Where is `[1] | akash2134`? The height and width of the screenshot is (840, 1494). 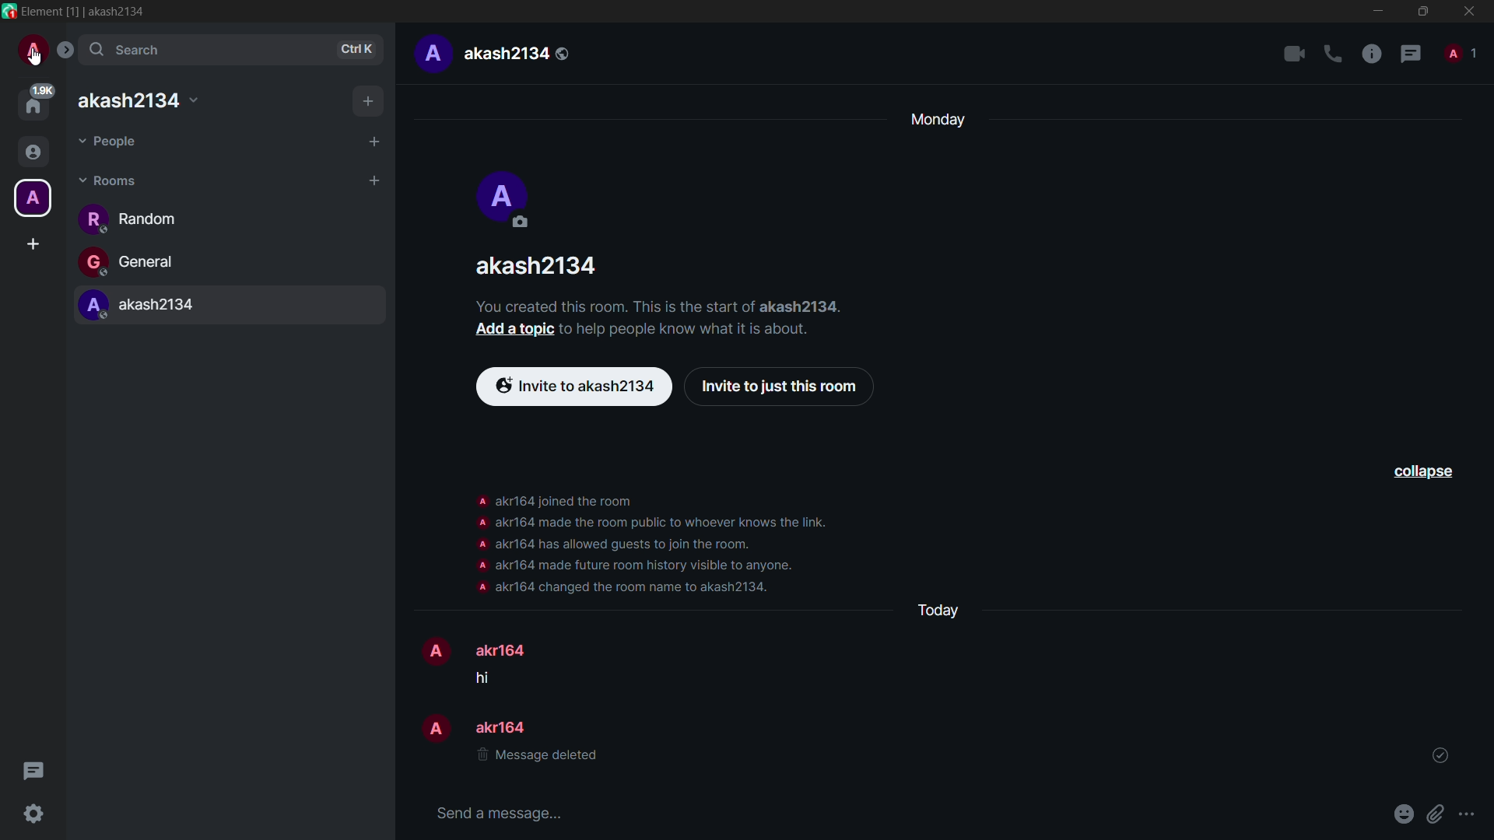
[1] | akash2134 is located at coordinates (110, 11).